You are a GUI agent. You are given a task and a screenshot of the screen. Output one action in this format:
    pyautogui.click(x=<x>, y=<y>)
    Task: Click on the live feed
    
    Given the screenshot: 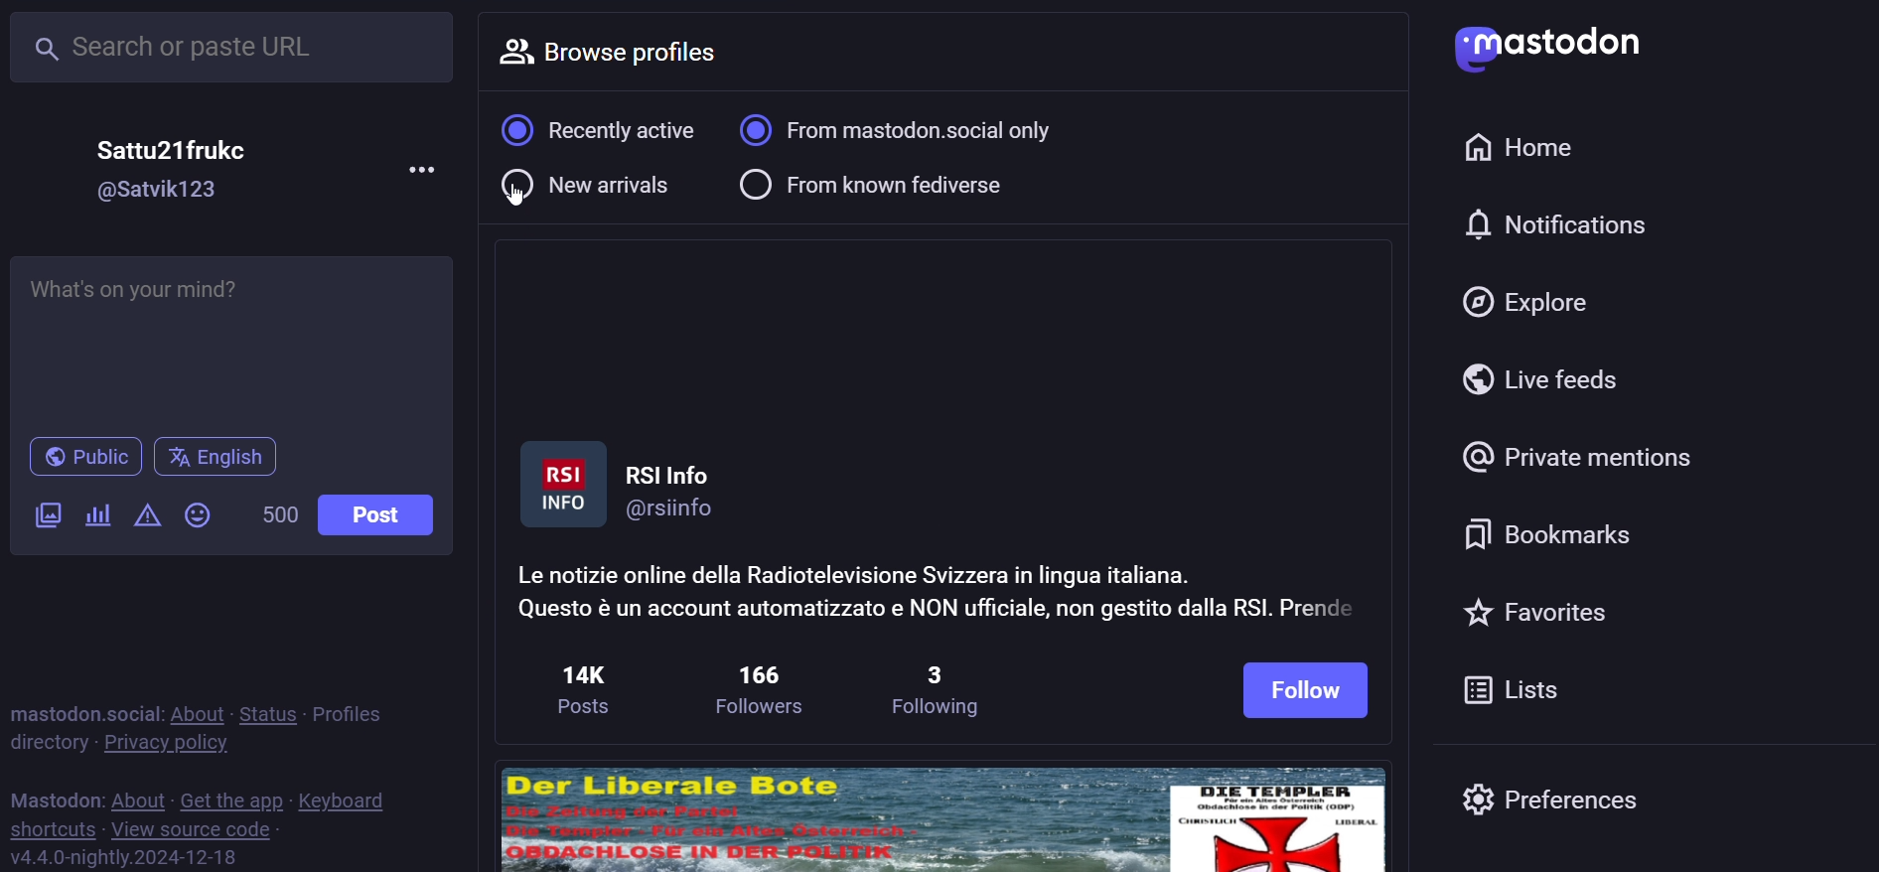 What is the action you would take?
    pyautogui.click(x=1550, y=383)
    